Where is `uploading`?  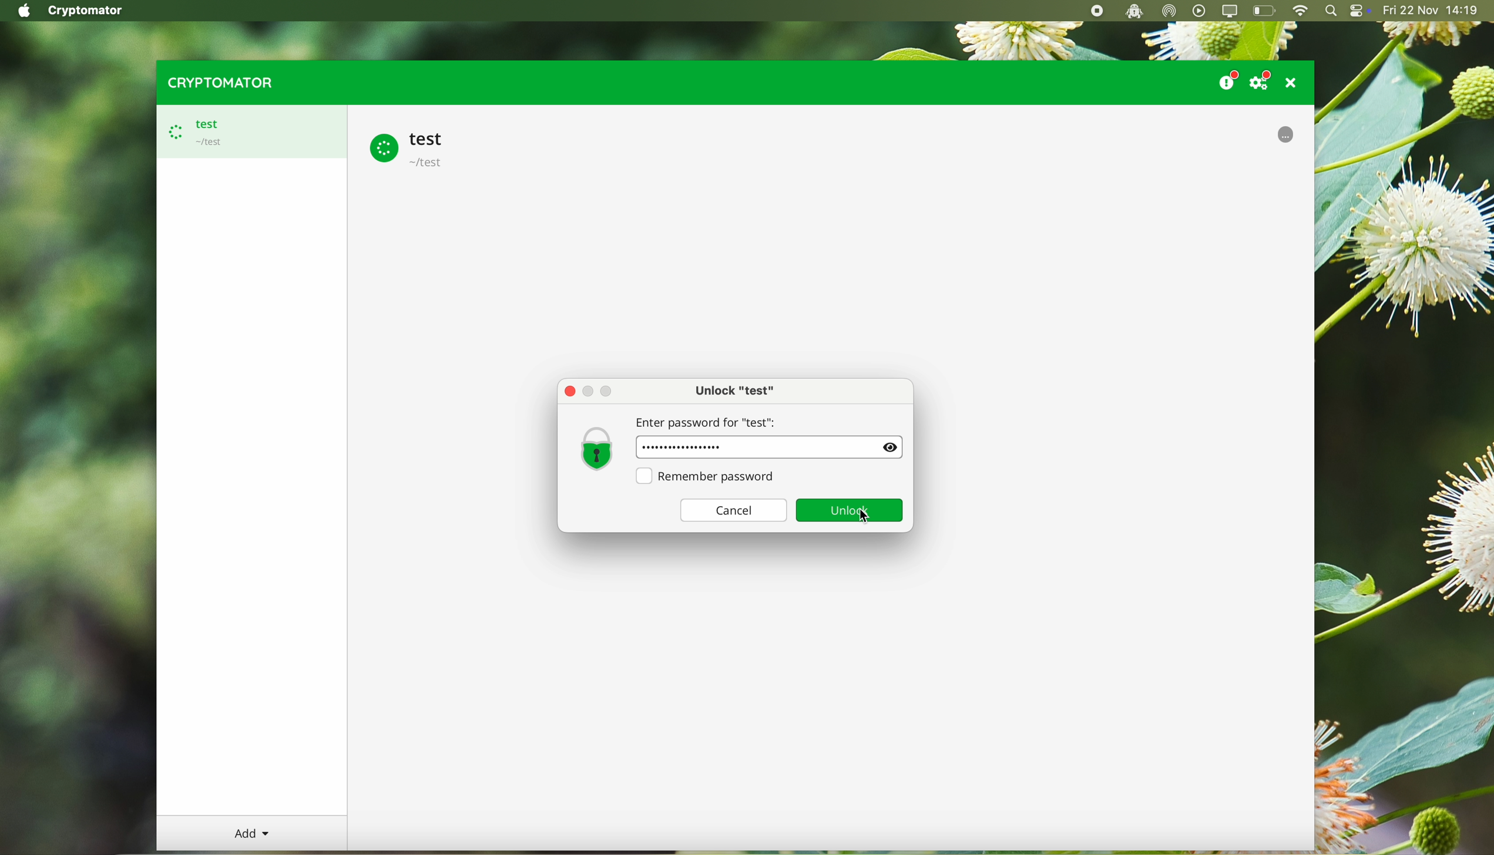
uploading is located at coordinates (1285, 133).